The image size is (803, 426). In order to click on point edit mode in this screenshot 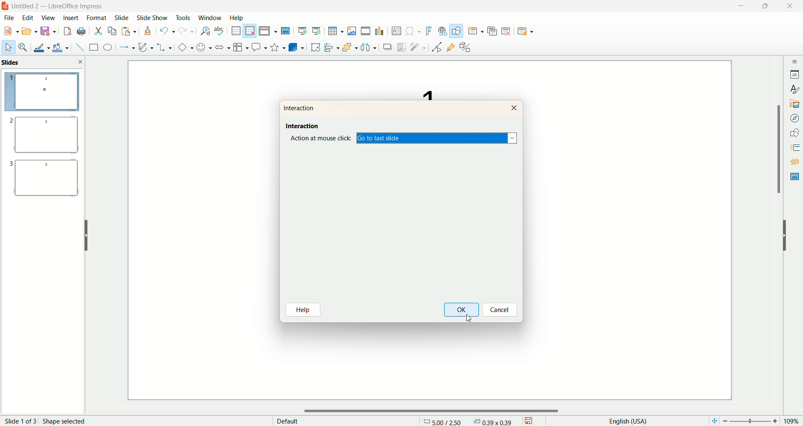, I will do `click(436, 47)`.